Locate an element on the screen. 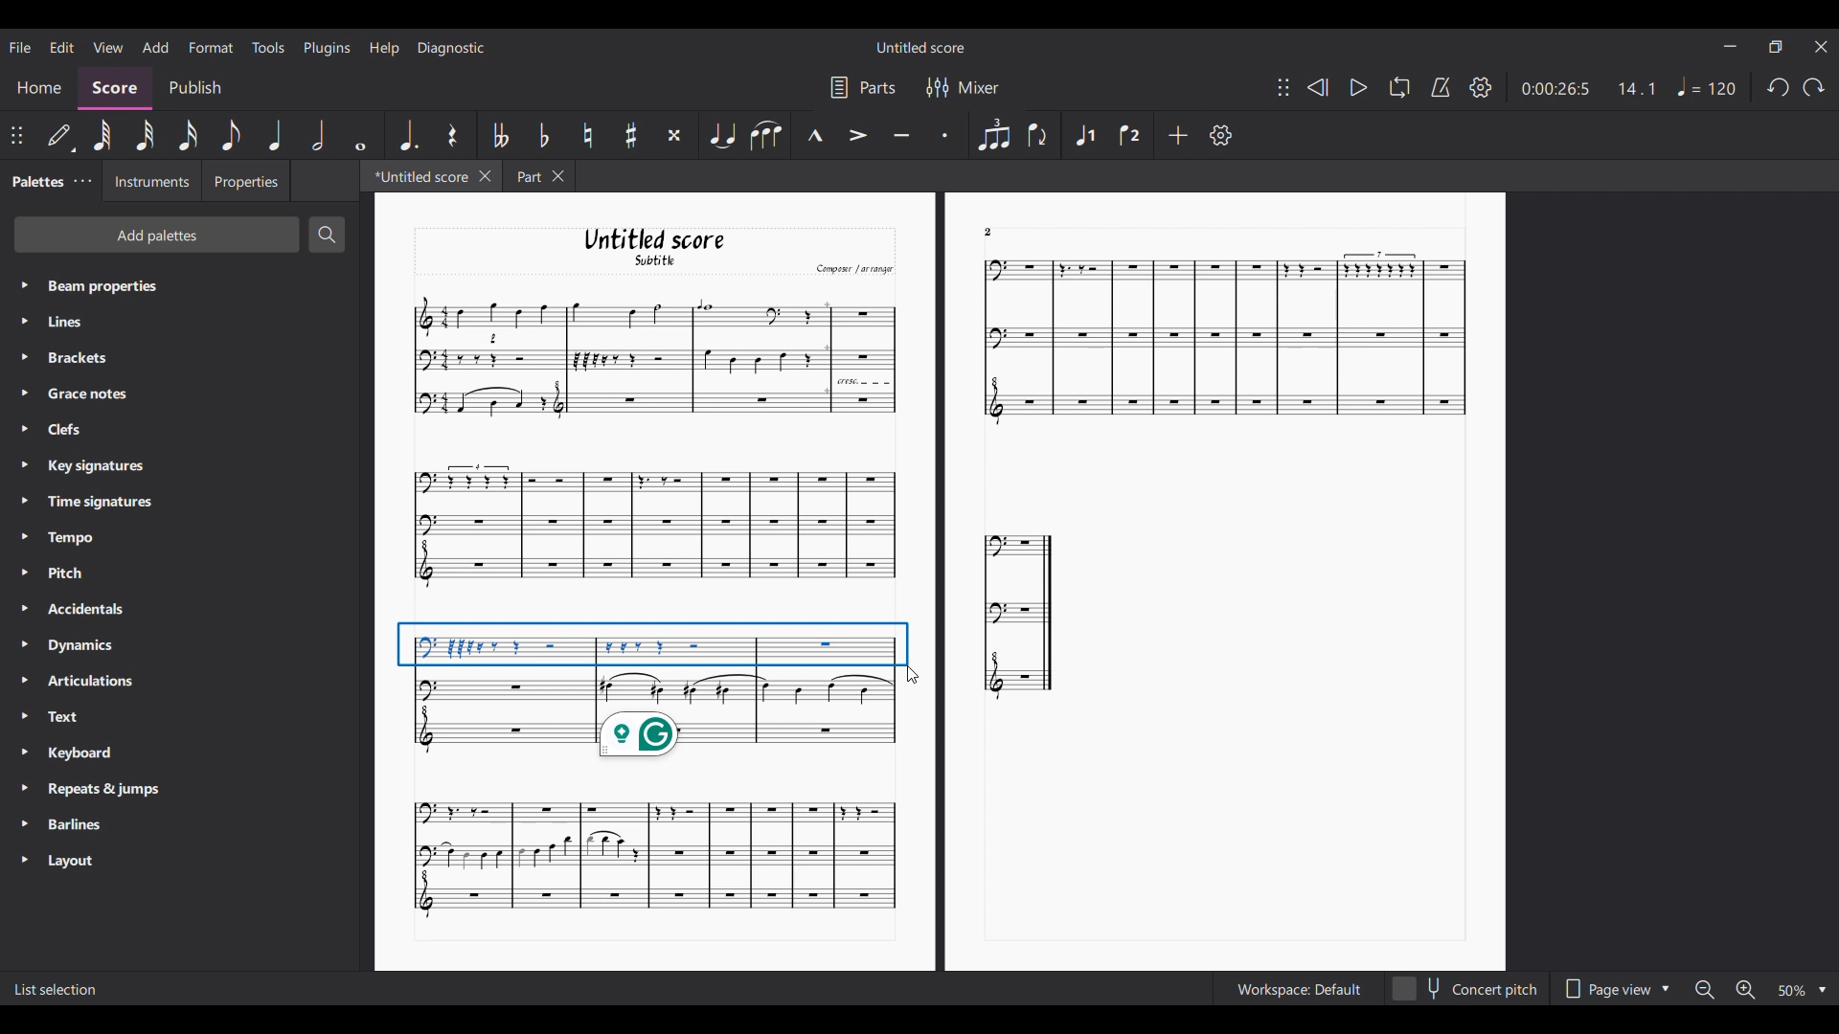 This screenshot has height=1034, width=1839. Loop playback is located at coordinates (1399, 86).